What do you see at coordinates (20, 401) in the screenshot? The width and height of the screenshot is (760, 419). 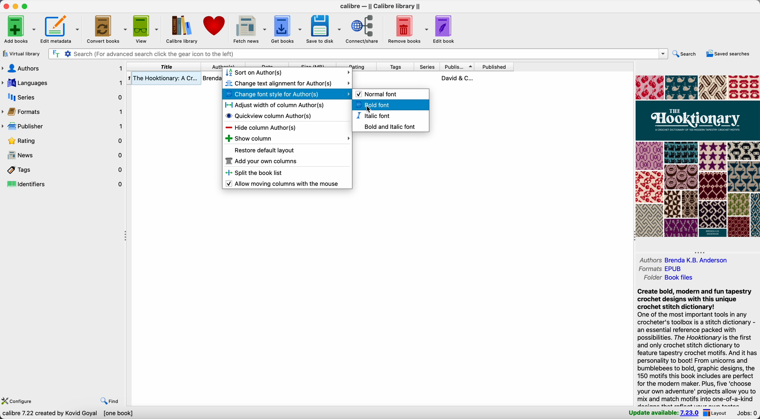 I see `configure` at bounding box center [20, 401].